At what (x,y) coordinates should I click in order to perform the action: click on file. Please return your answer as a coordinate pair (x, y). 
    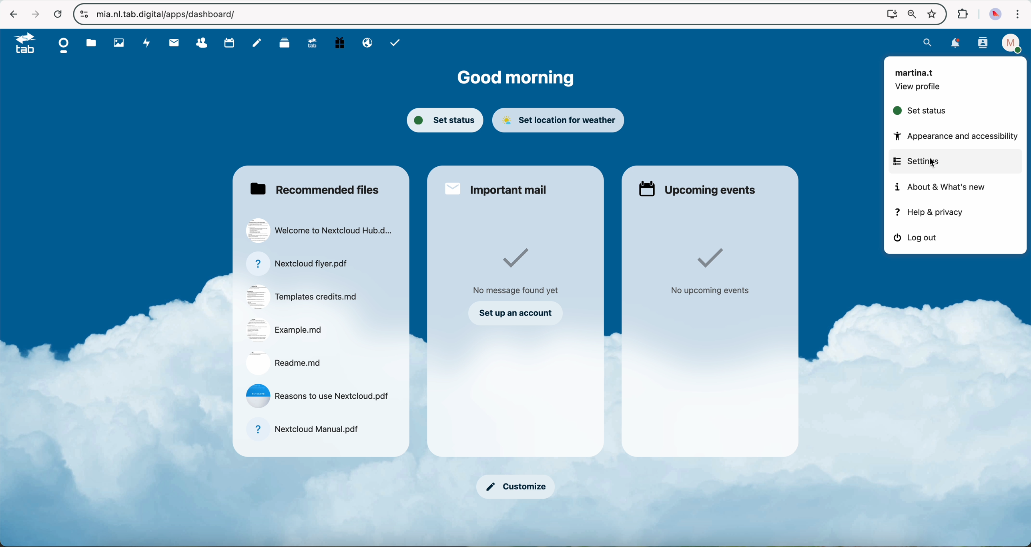
    Looking at the image, I should click on (285, 330).